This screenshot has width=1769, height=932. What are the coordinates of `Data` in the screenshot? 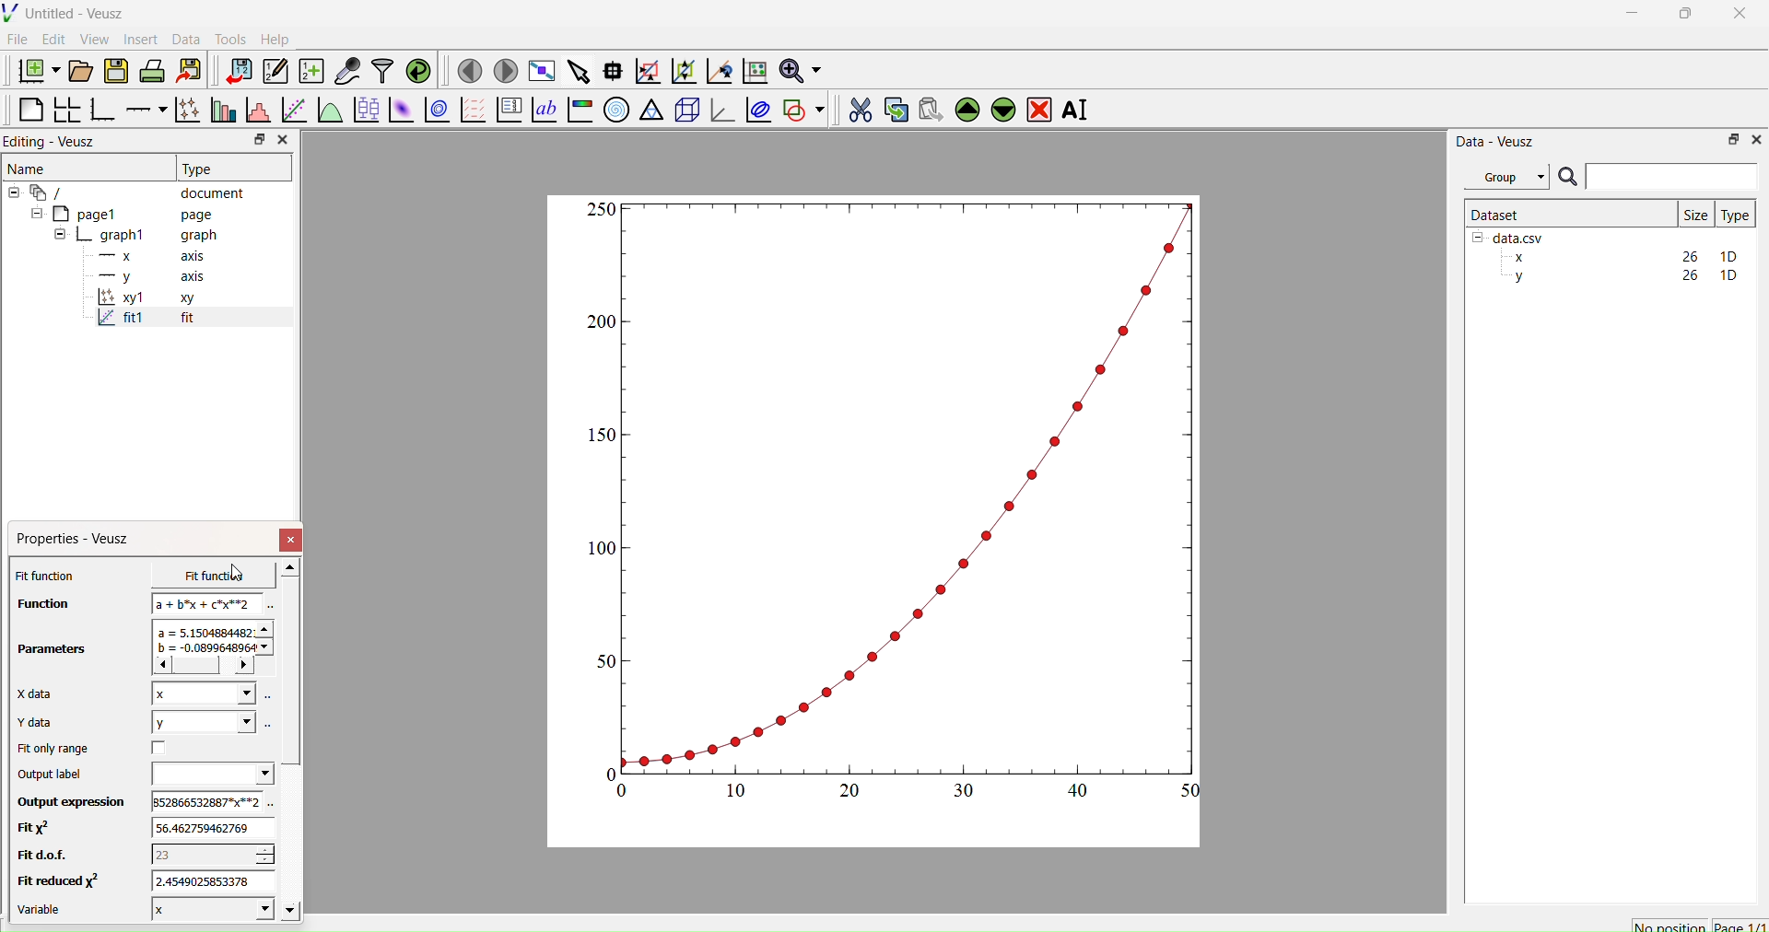 It's located at (185, 40).